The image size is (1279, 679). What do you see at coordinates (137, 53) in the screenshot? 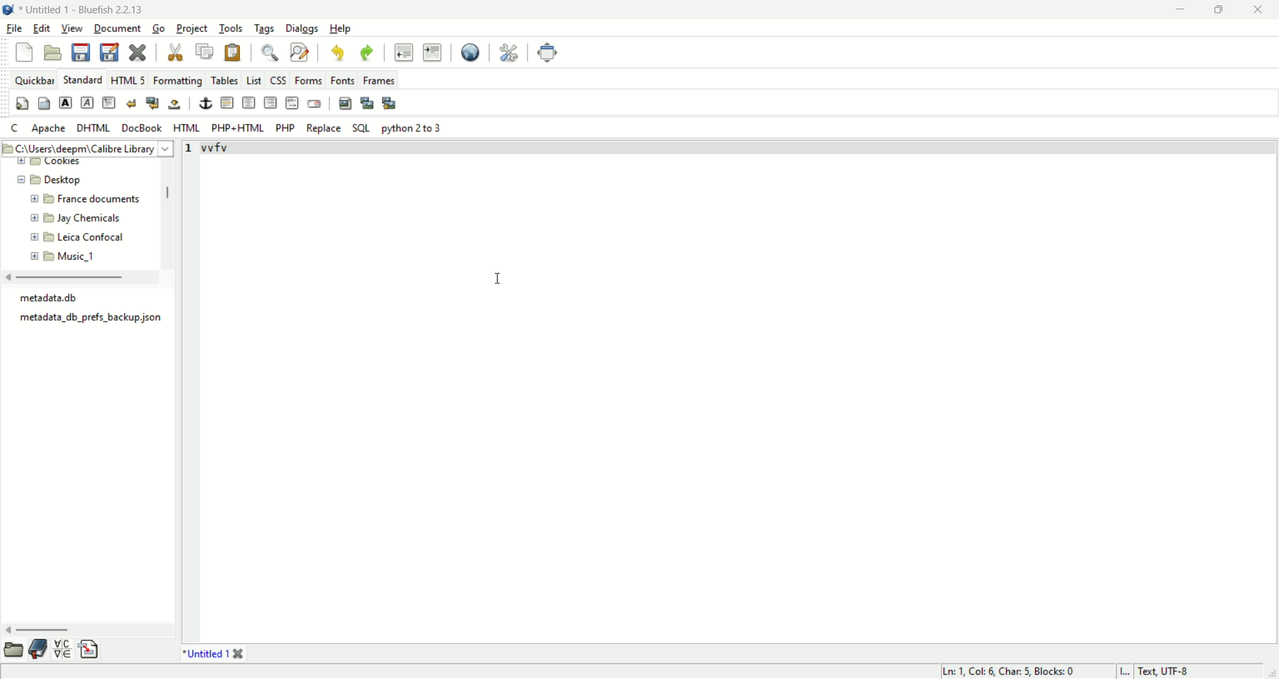
I see `close current file` at bounding box center [137, 53].